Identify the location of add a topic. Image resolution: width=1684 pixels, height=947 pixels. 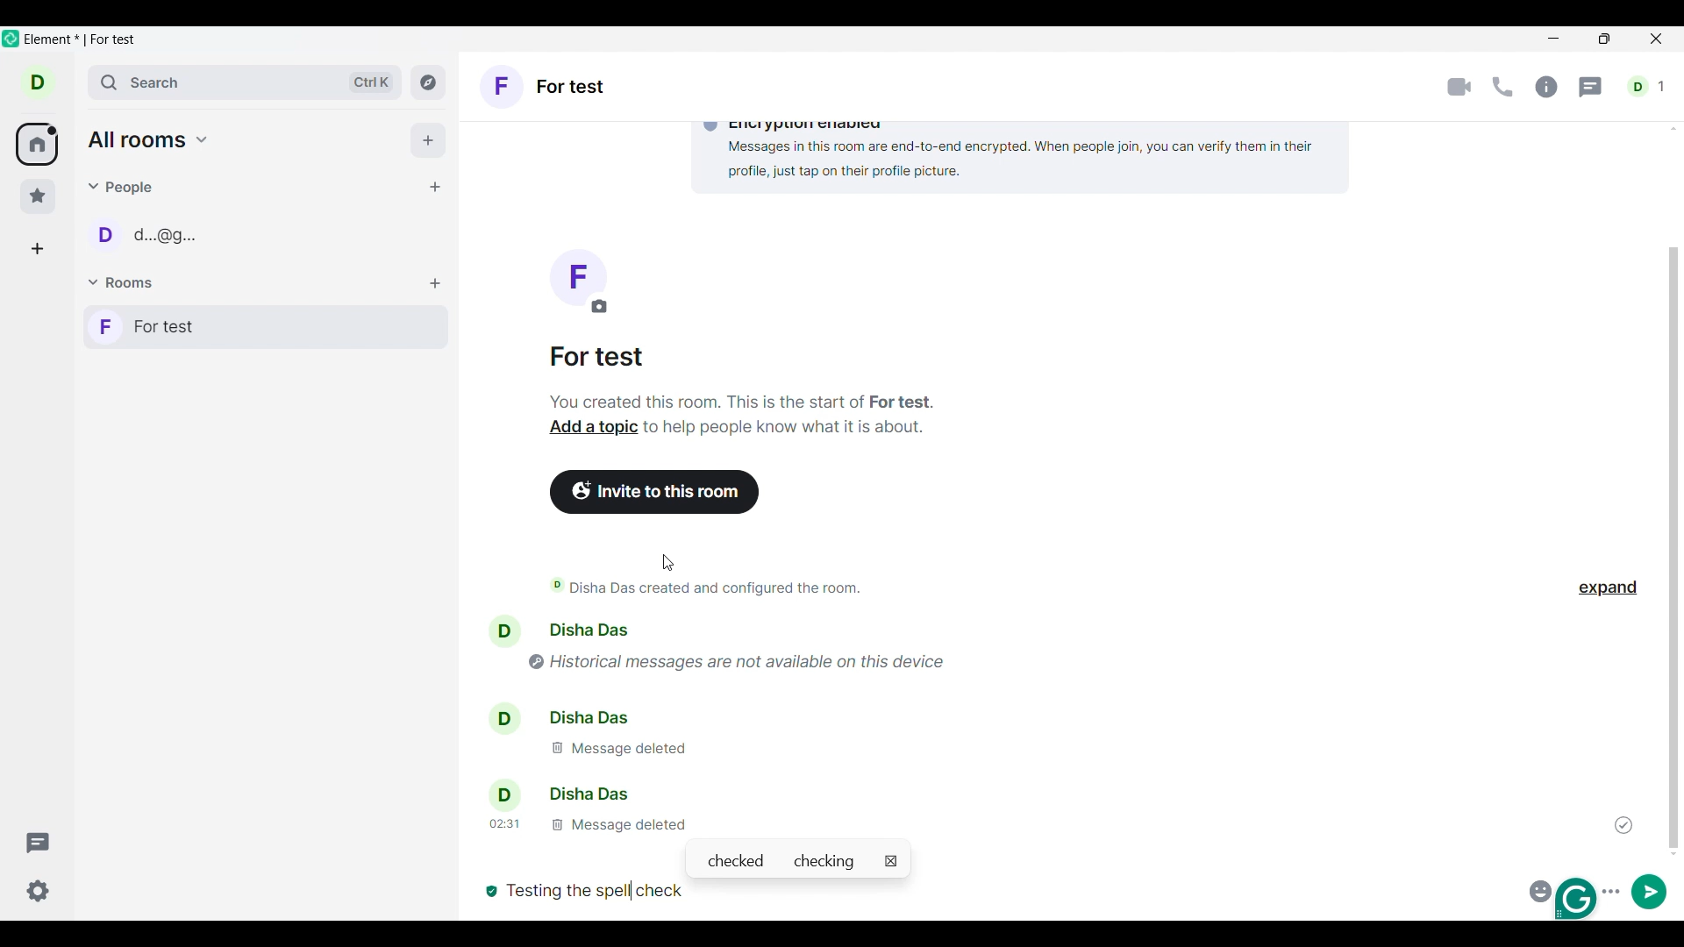
(587, 430).